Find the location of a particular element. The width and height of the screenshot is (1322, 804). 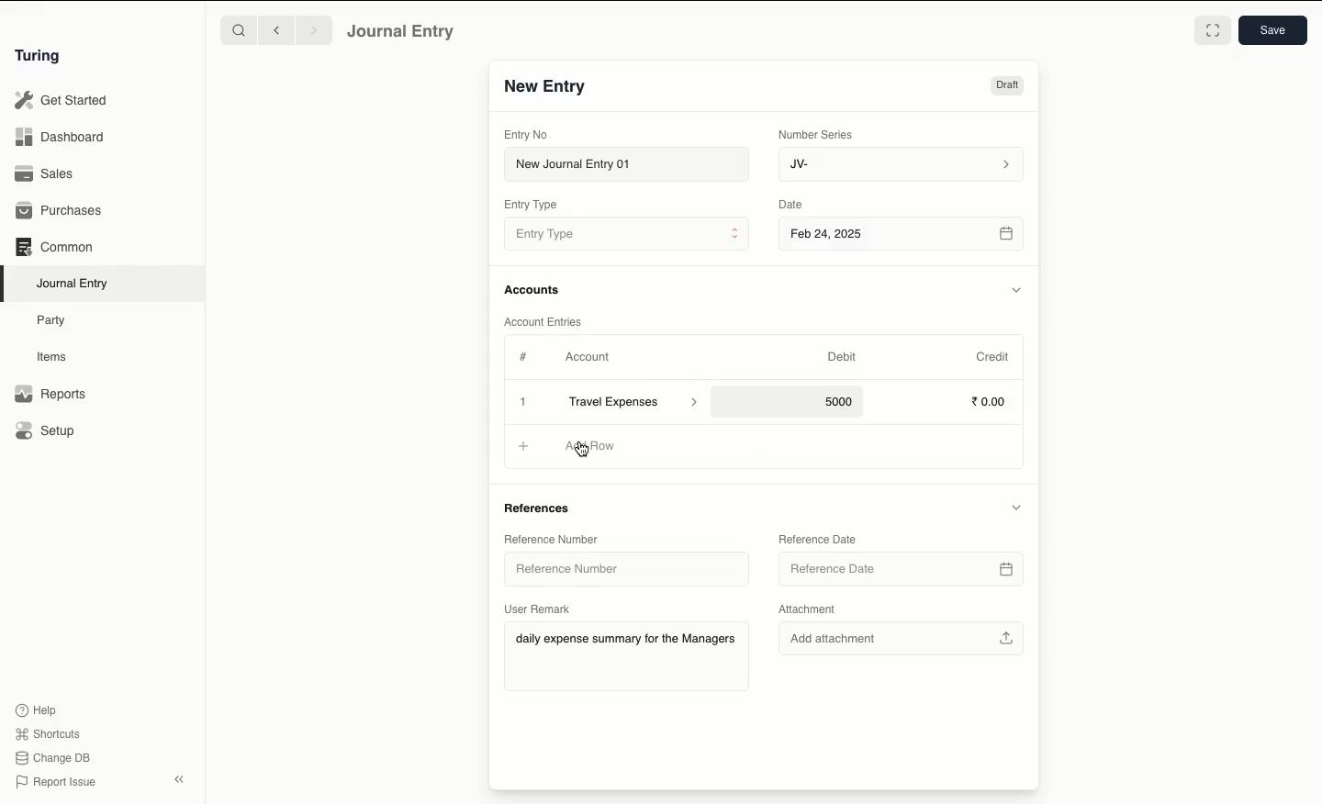

Reference Number is located at coordinates (556, 539).